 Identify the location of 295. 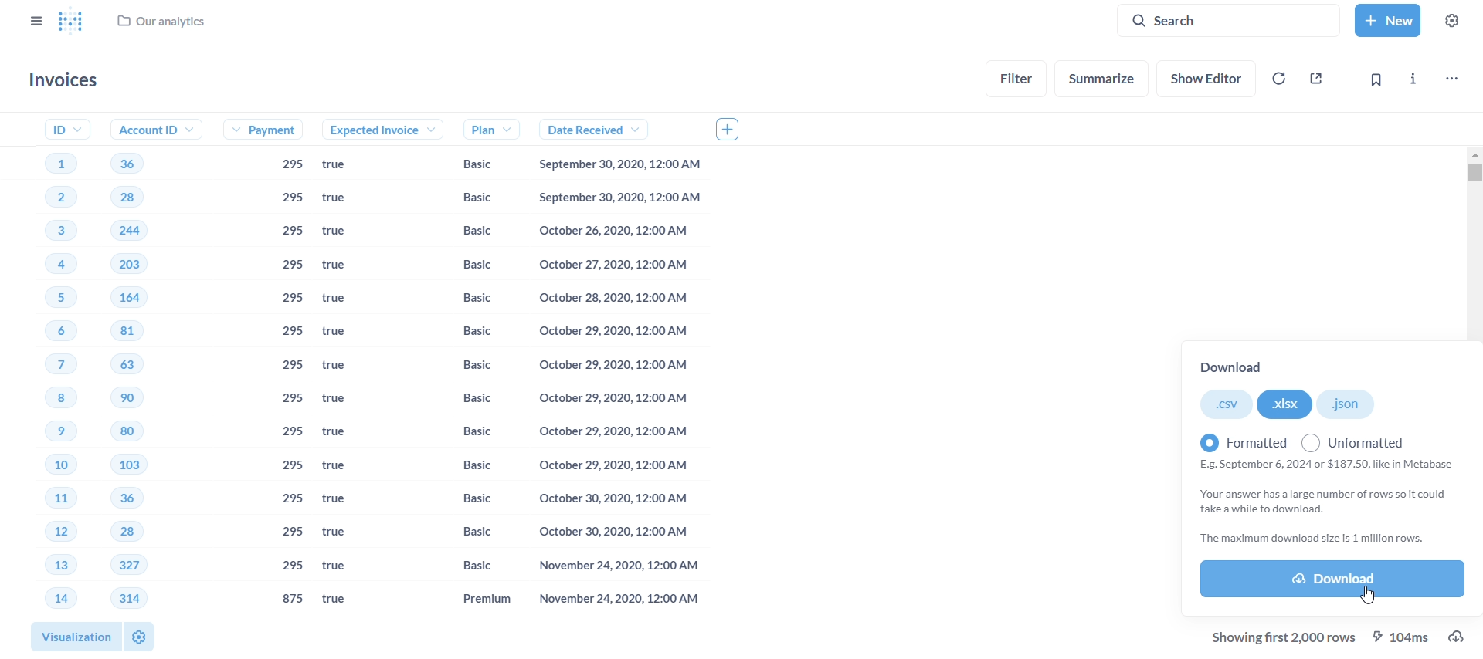
(293, 433).